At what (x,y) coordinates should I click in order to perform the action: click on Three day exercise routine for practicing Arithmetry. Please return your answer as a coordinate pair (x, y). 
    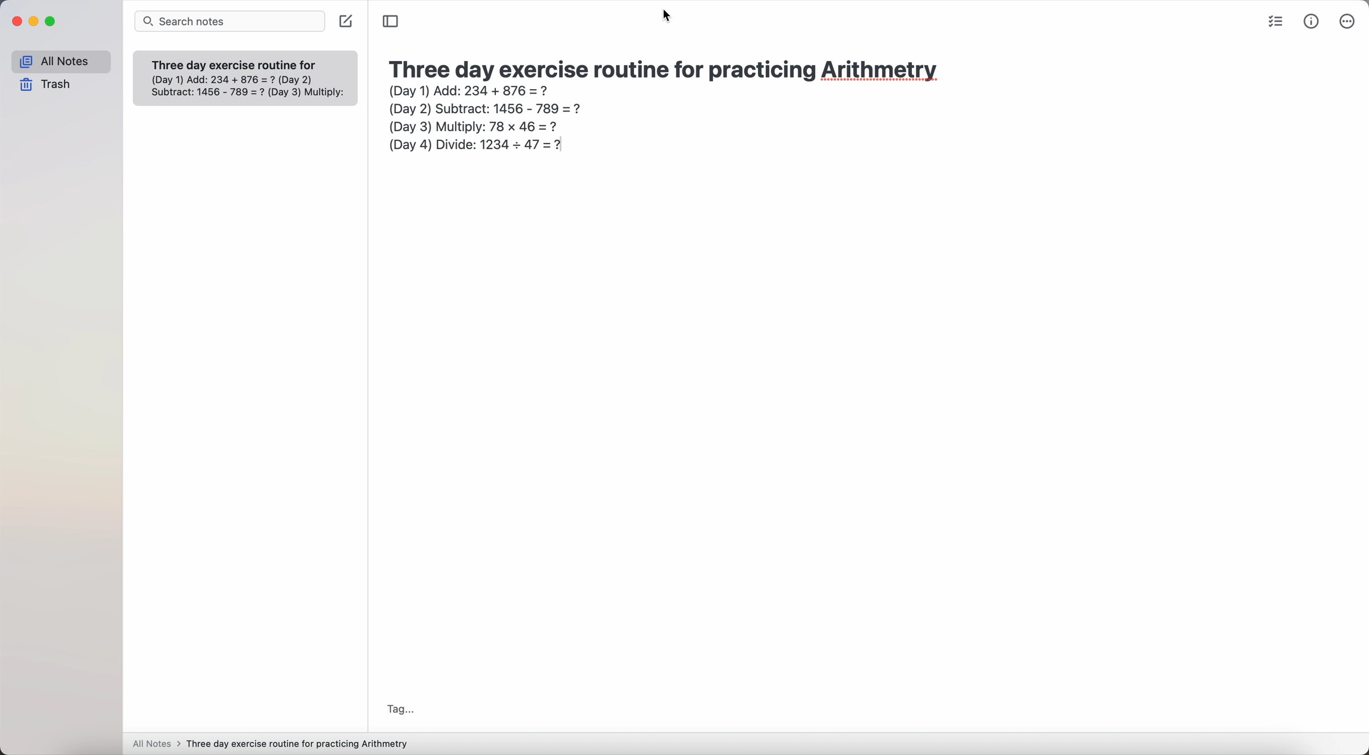
    Looking at the image, I should click on (673, 68).